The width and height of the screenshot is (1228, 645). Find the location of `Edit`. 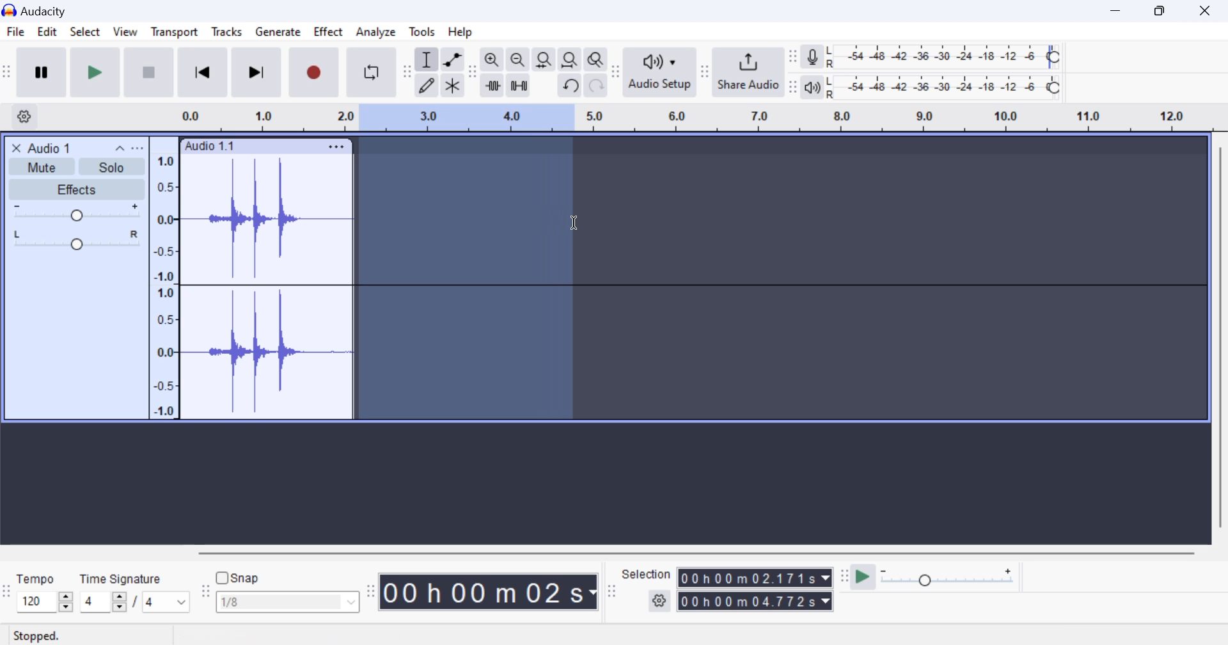

Edit is located at coordinates (47, 34).